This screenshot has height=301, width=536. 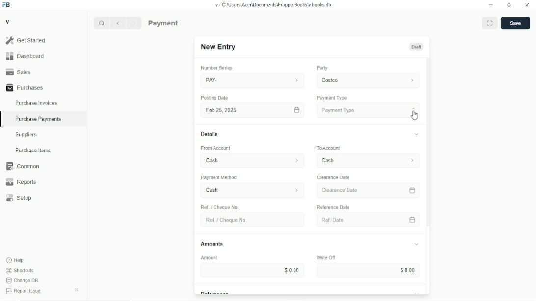 I want to click on Setup, so click(x=44, y=198).